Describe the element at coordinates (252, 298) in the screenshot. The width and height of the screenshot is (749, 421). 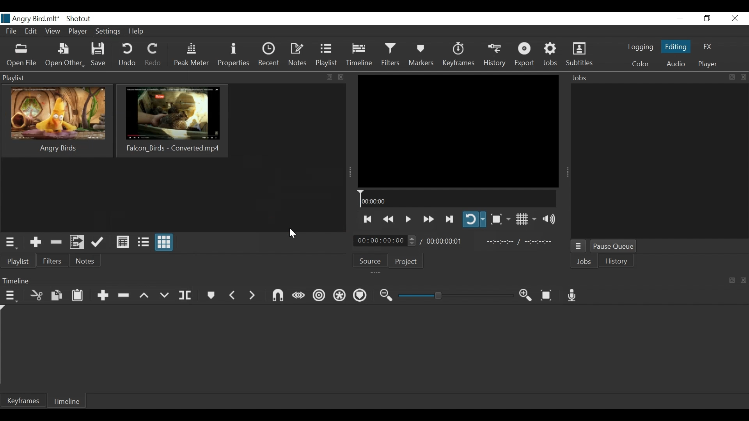
I see `Next marker` at that location.